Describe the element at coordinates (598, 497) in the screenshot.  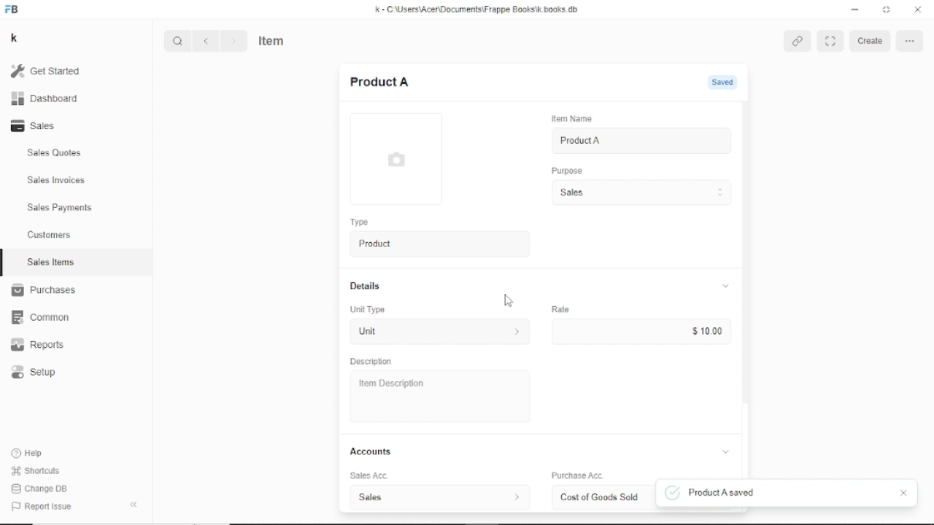
I see `Cost of Goods Sold` at that location.